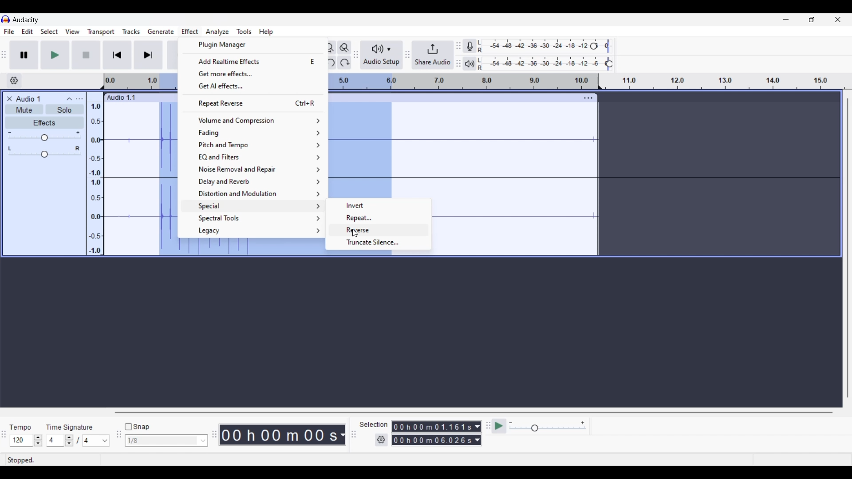 The width and height of the screenshot is (852, 479). What do you see at coordinates (609, 64) in the screenshot?
I see `Playback level header` at bounding box center [609, 64].